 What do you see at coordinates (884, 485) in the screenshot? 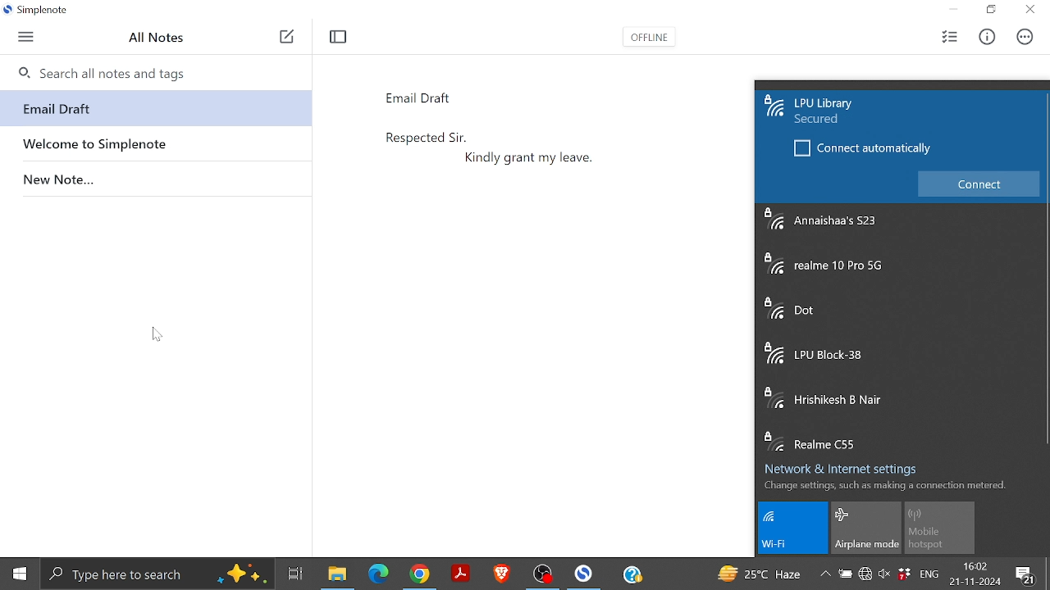
I see `Change settings, such as making a connection metered.` at bounding box center [884, 485].